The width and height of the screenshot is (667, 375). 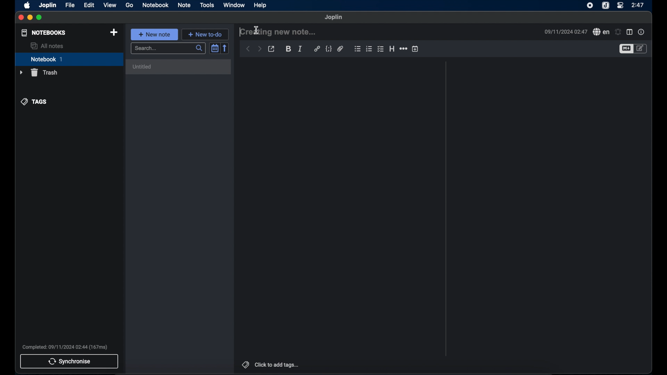 What do you see at coordinates (566, 31) in the screenshot?
I see `09/11/2024 02:47` at bounding box center [566, 31].